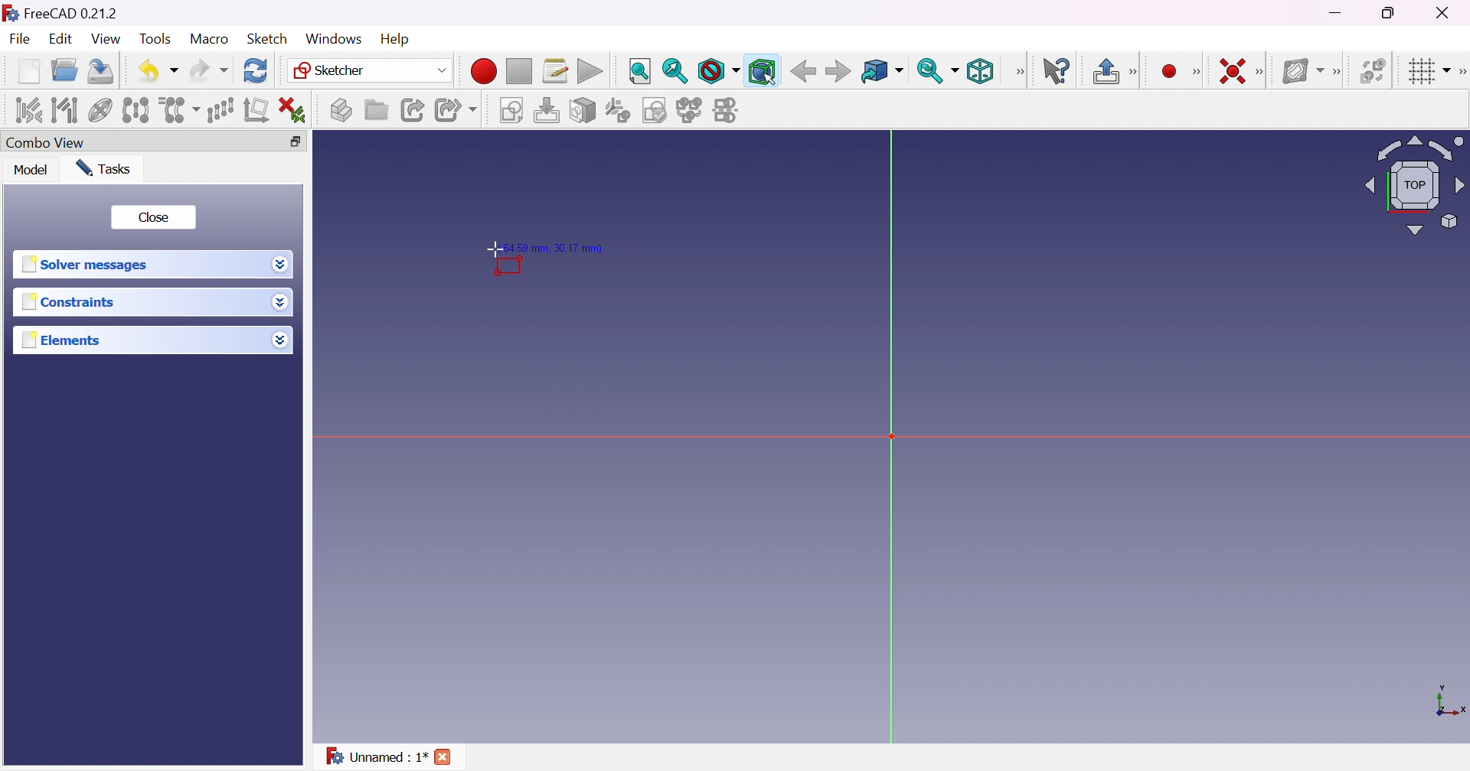  What do you see at coordinates (1054, 72) in the screenshot?
I see `What's this?` at bounding box center [1054, 72].